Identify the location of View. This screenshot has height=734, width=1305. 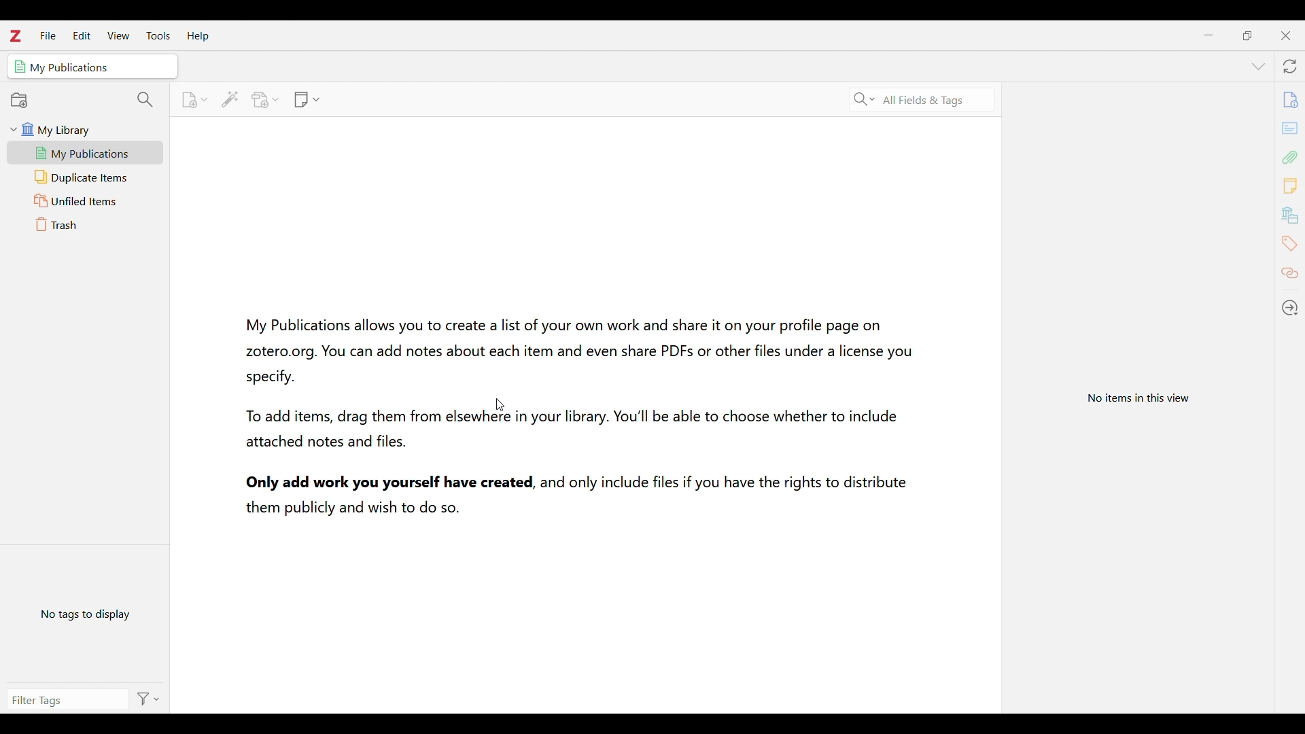
(118, 35).